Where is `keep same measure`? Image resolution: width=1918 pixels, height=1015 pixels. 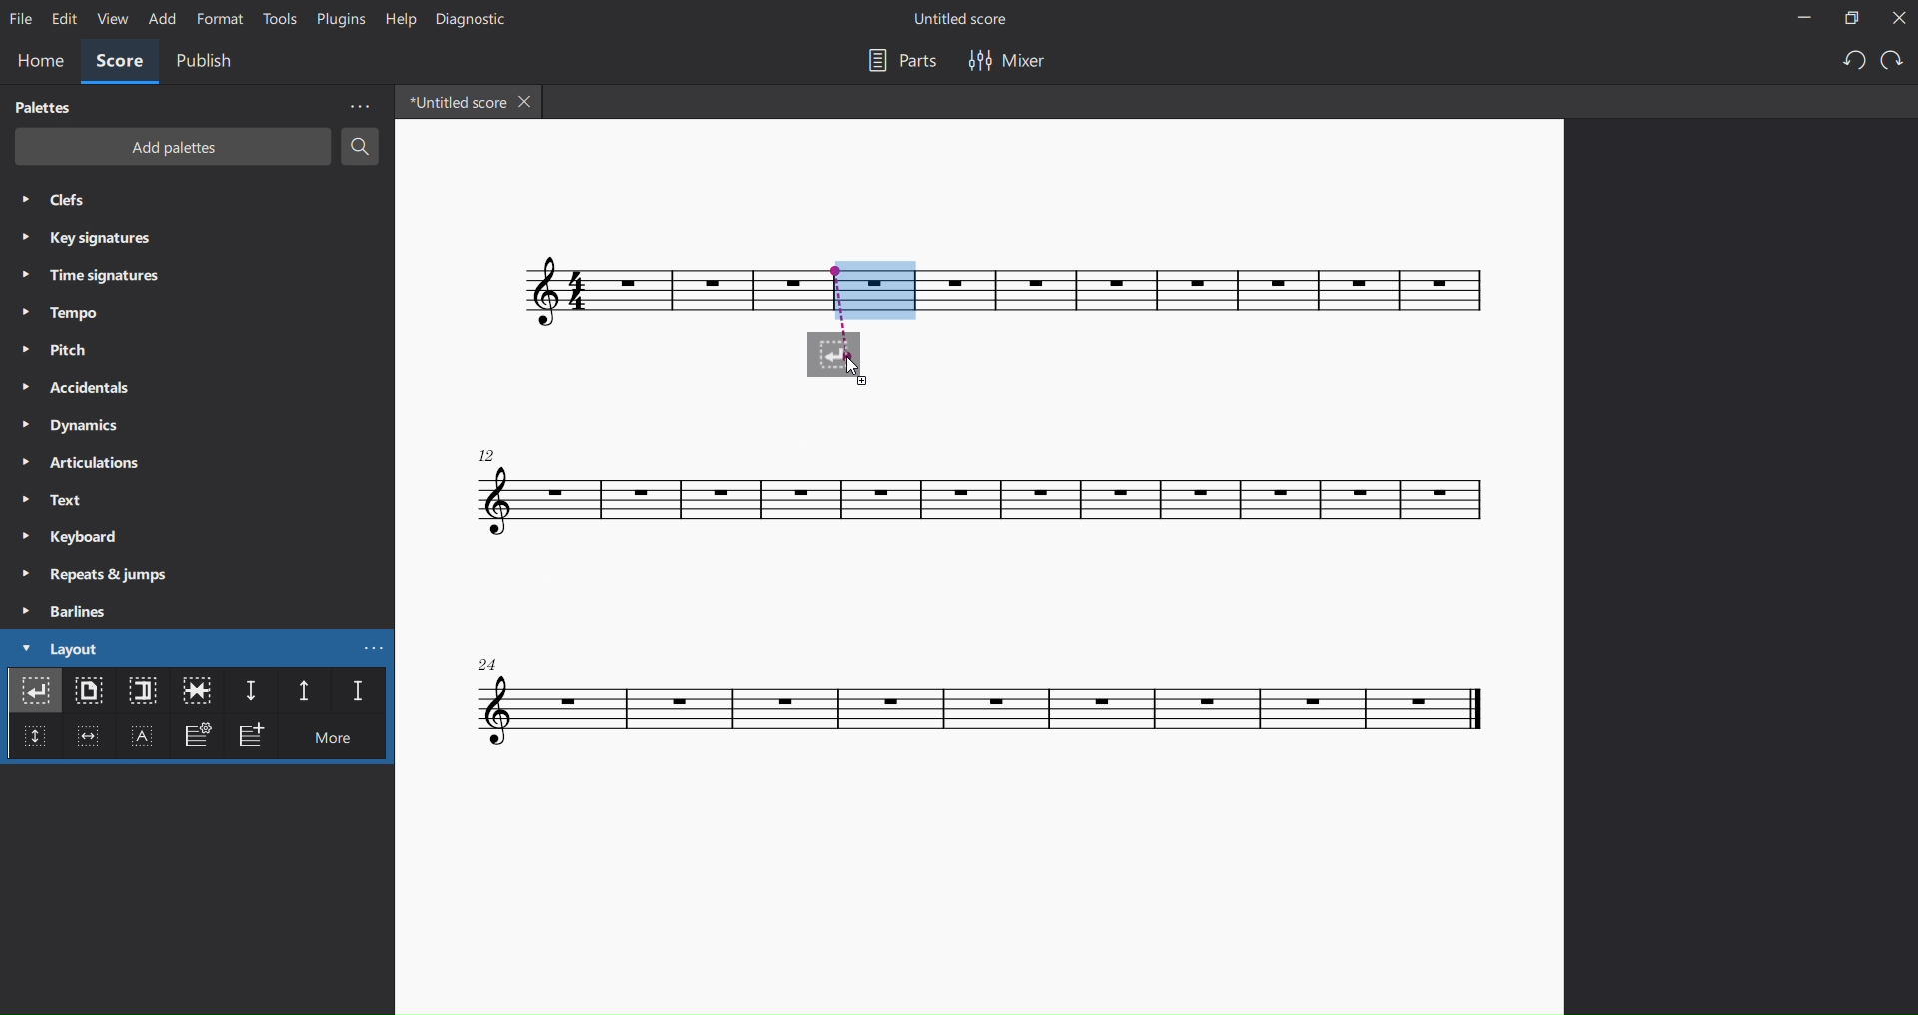 keep same measure is located at coordinates (197, 691).